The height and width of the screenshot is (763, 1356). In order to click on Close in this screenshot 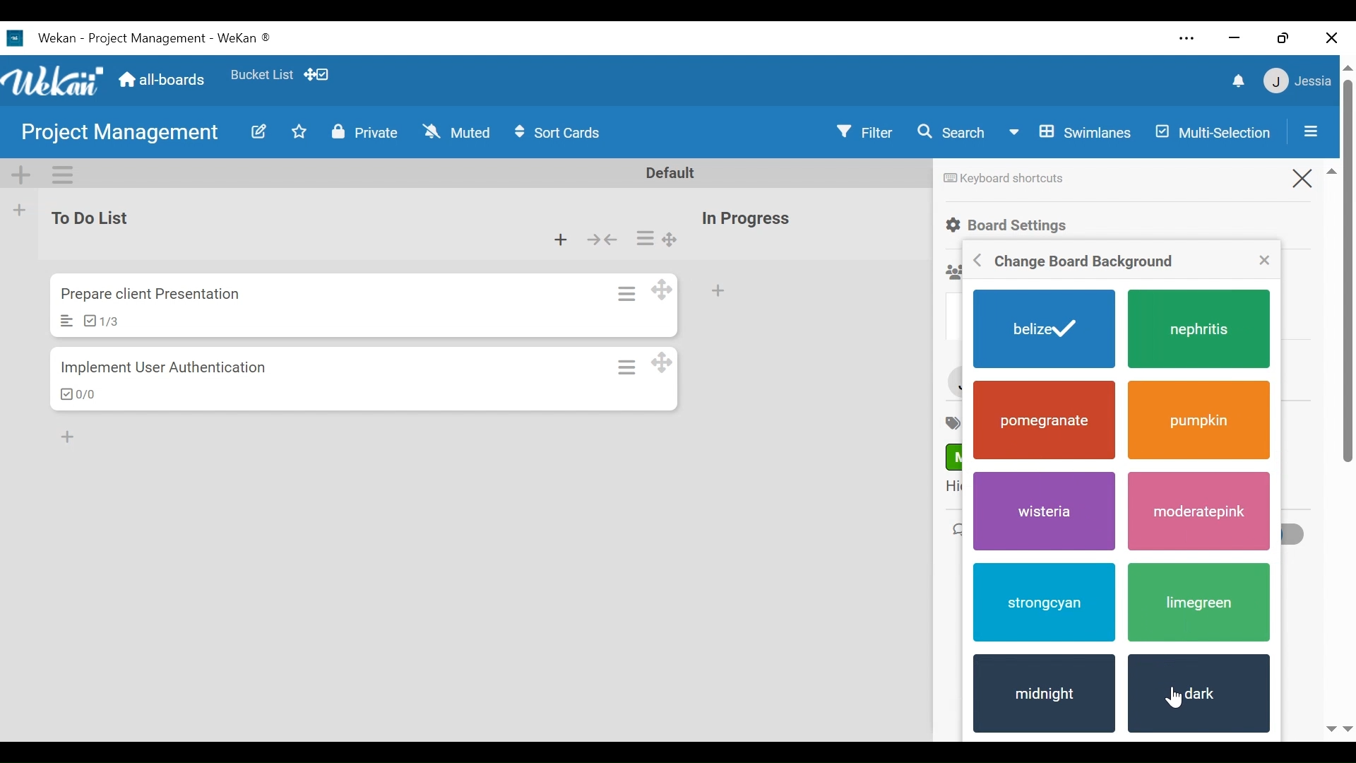, I will do `click(1314, 175)`.